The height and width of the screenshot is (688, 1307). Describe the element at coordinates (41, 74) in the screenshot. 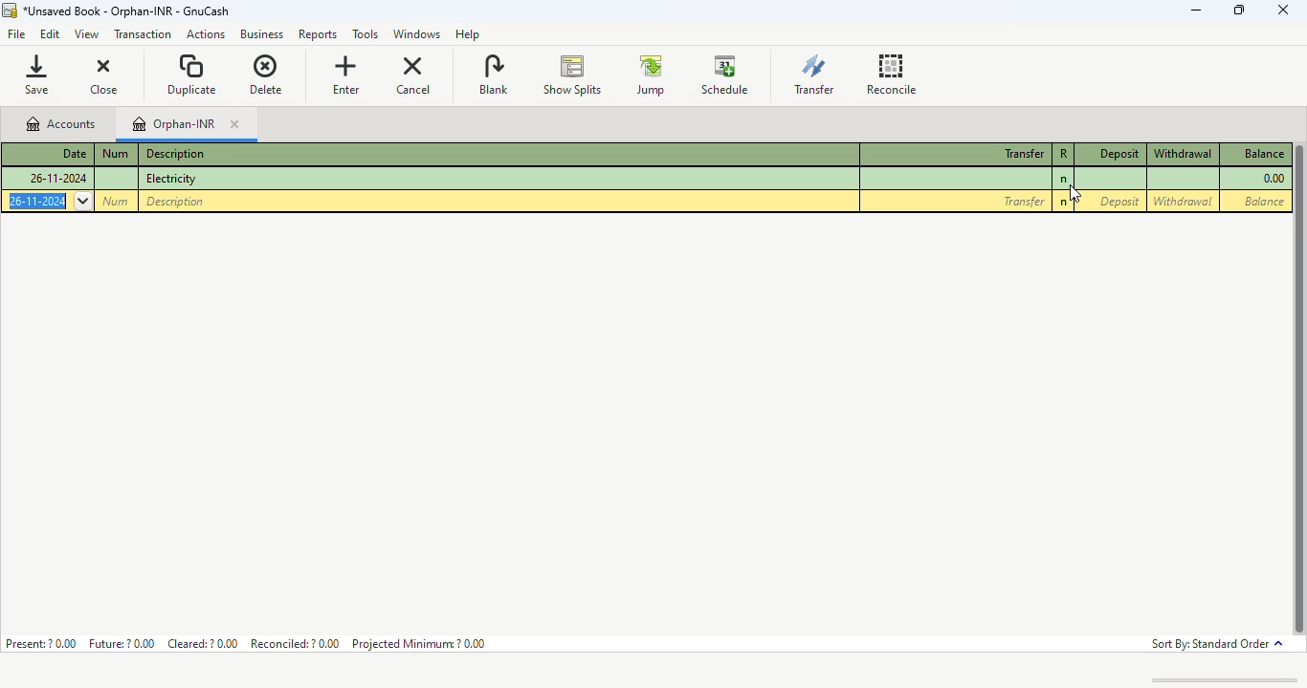

I see `save` at that location.